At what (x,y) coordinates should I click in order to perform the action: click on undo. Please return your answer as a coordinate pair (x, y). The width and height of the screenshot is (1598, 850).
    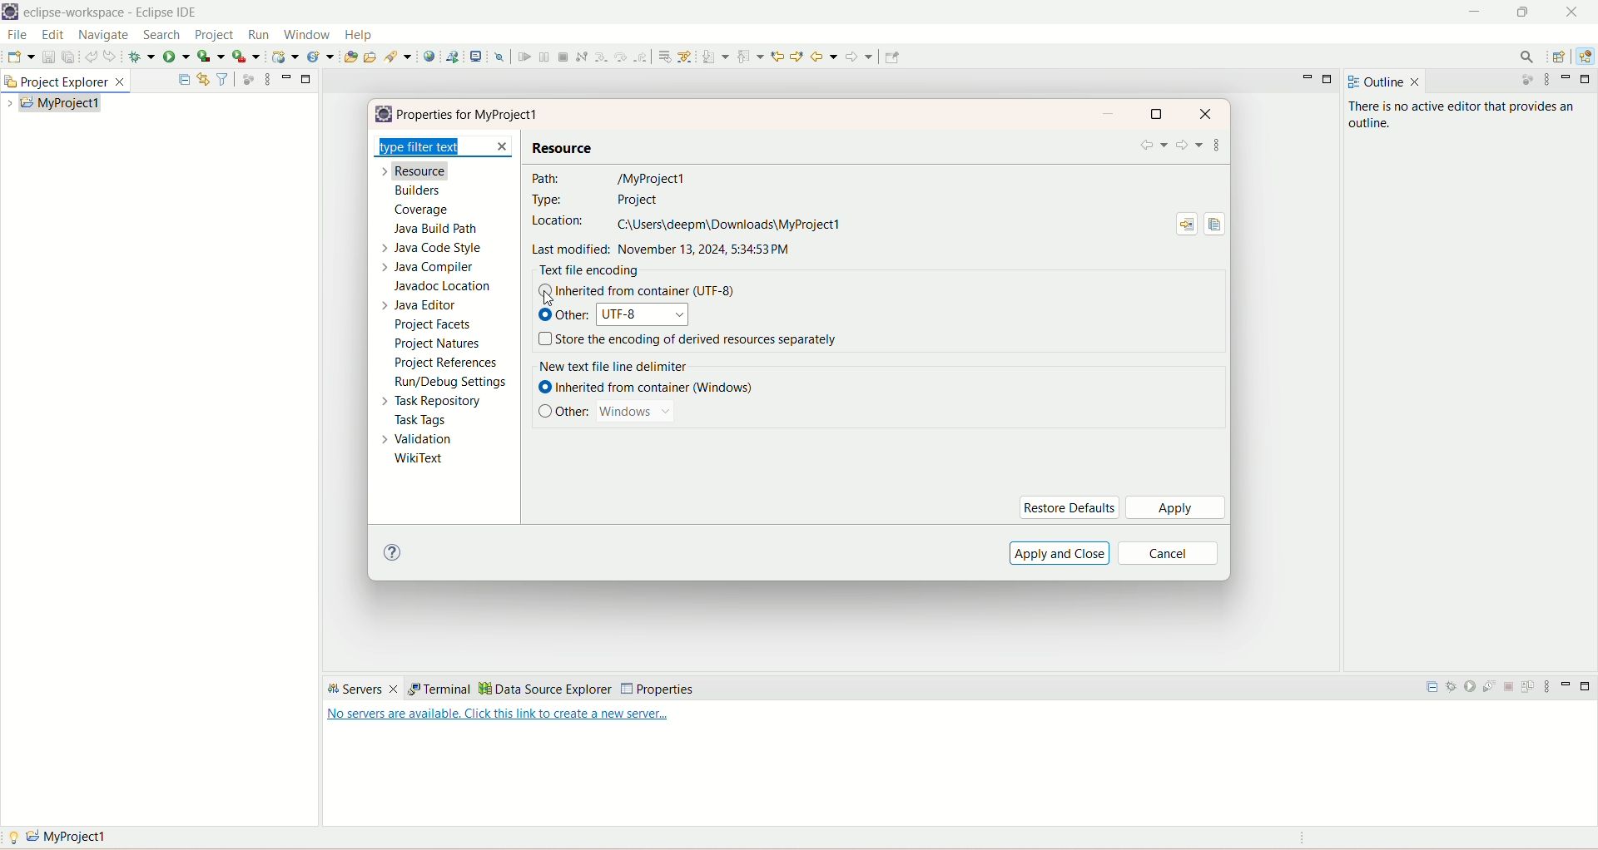
    Looking at the image, I should click on (91, 55).